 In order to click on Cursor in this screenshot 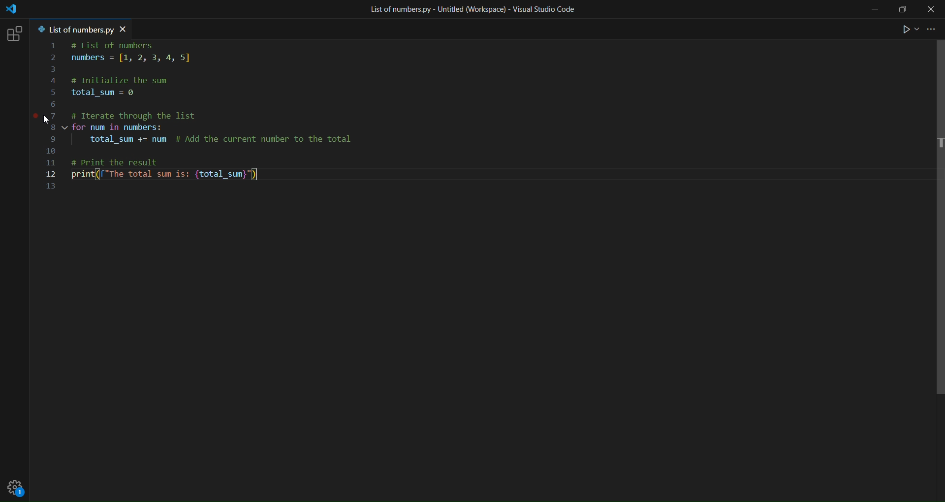, I will do `click(46, 120)`.